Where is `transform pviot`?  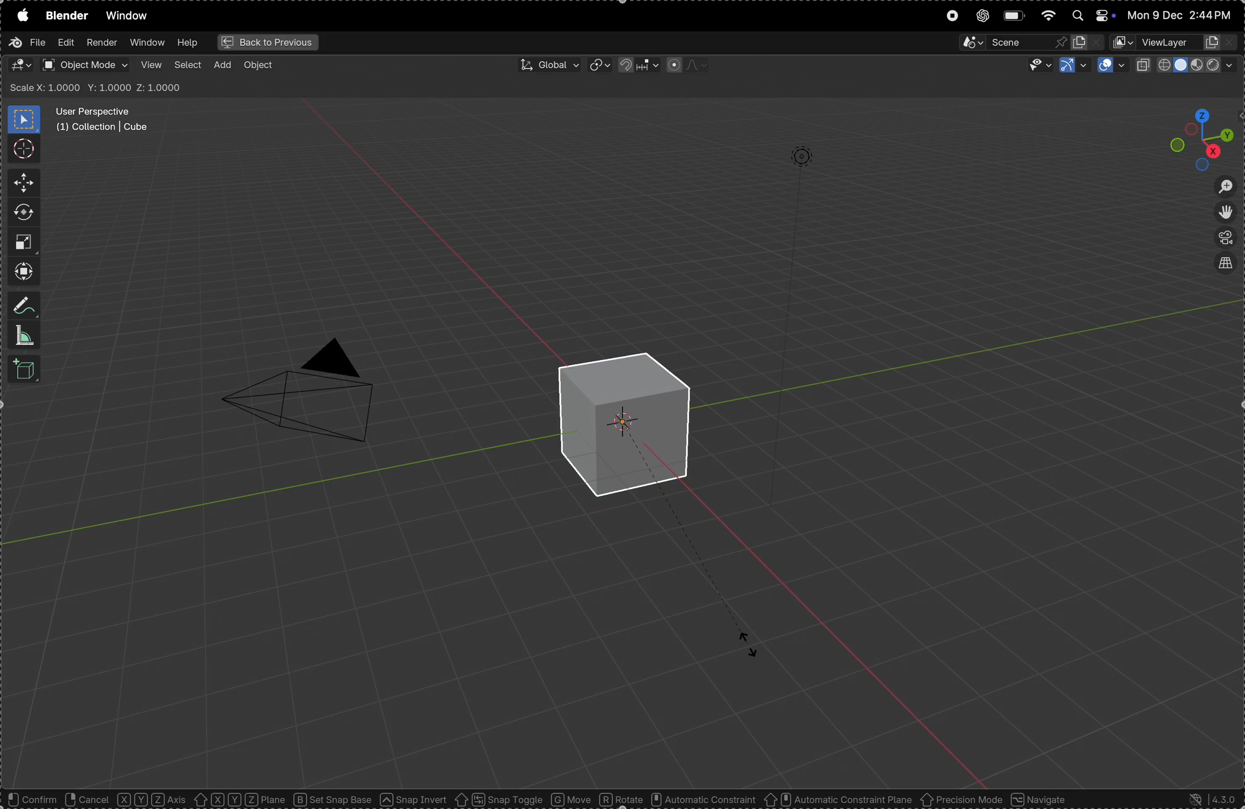
transform pviot is located at coordinates (598, 66).